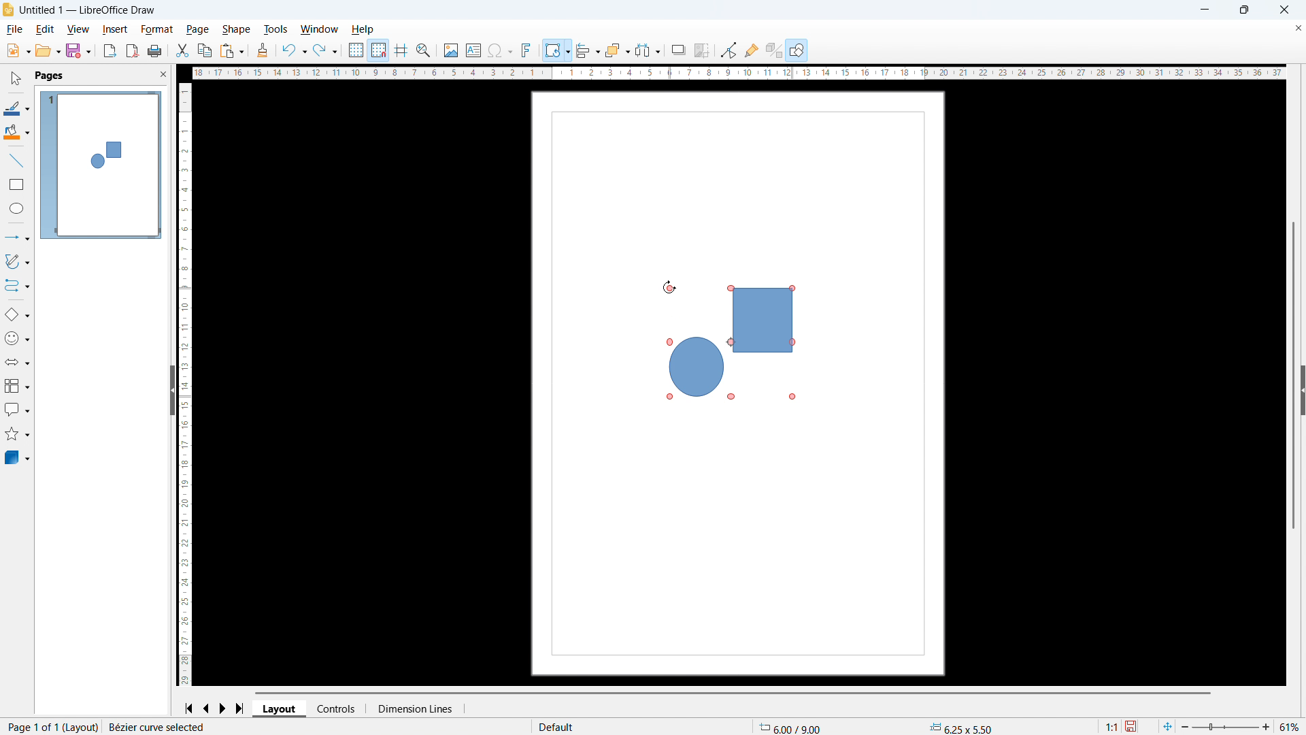 The image size is (1306, 735). What do you see at coordinates (1204, 10) in the screenshot?
I see `minimise ` at bounding box center [1204, 10].